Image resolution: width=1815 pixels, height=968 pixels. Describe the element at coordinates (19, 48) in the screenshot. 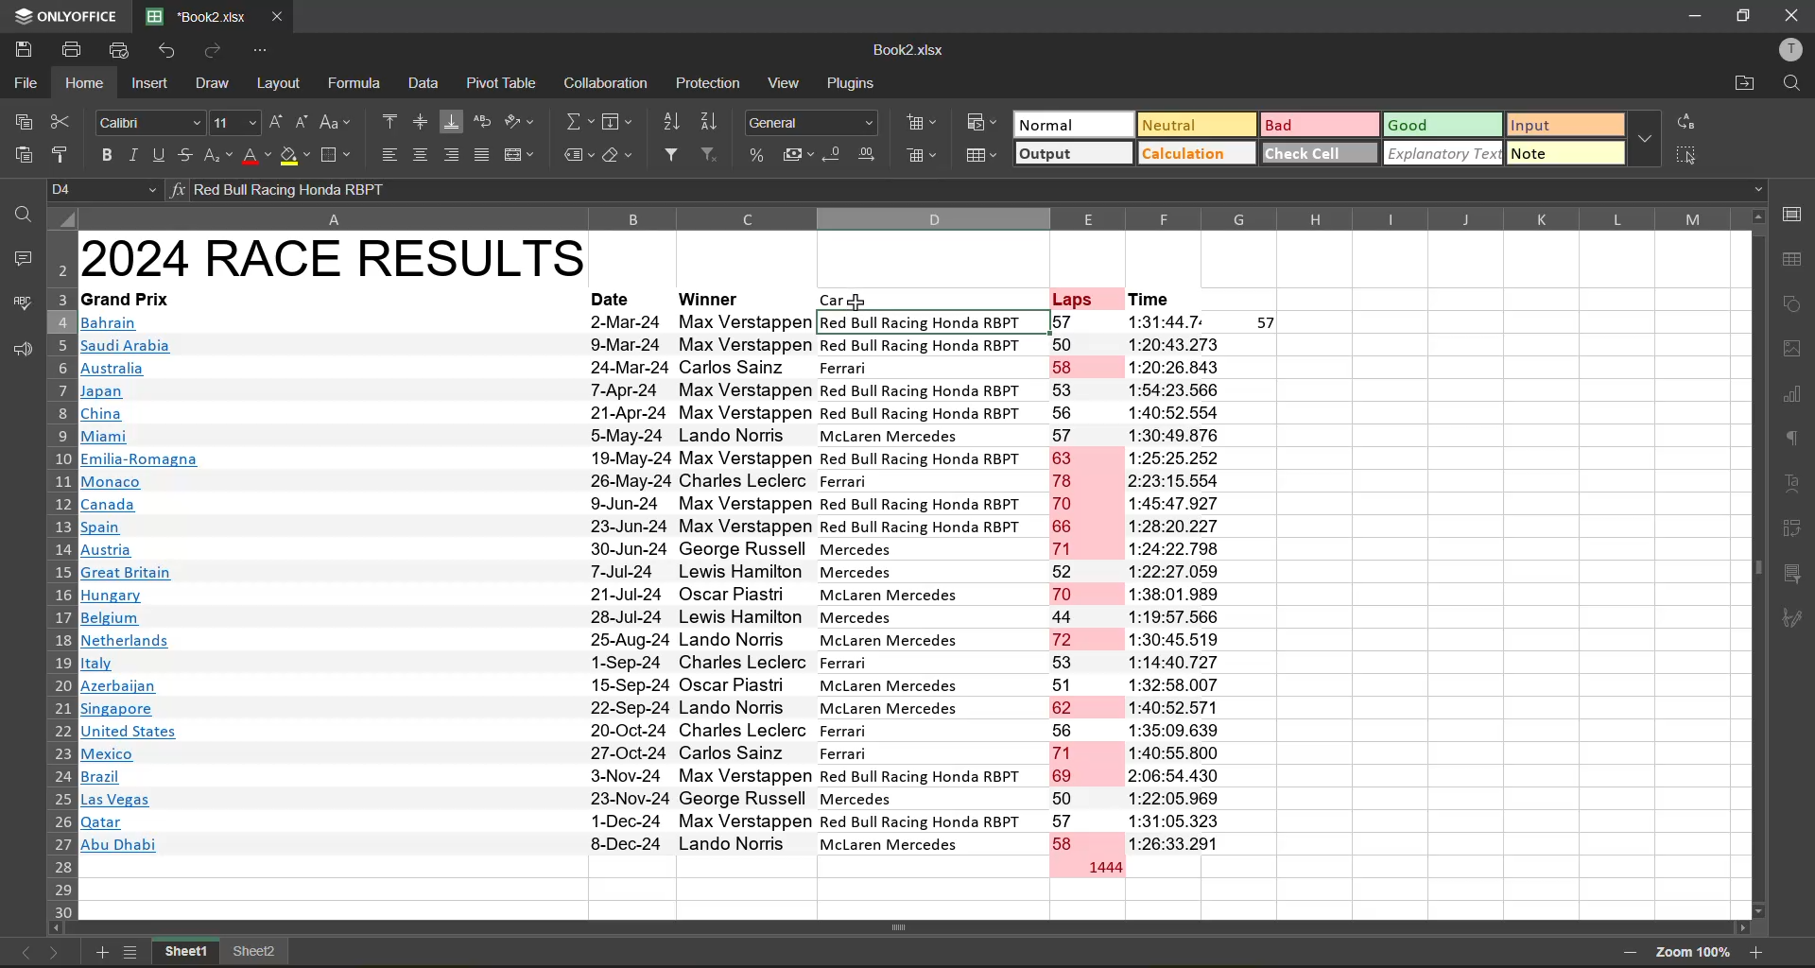

I see `save` at that location.